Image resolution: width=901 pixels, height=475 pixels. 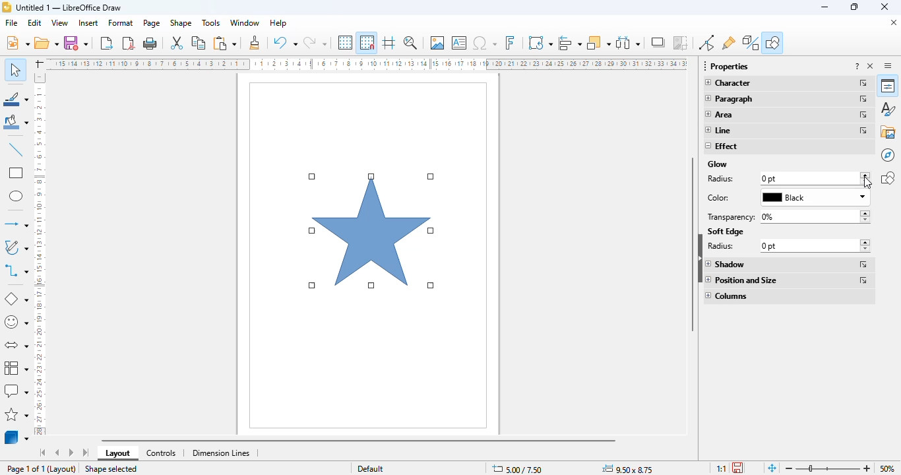 I want to click on insert fontwork text, so click(x=510, y=42).